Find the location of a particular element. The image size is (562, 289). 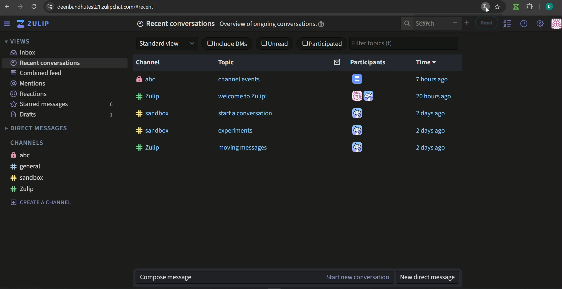

icon is located at coordinates (355, 96).